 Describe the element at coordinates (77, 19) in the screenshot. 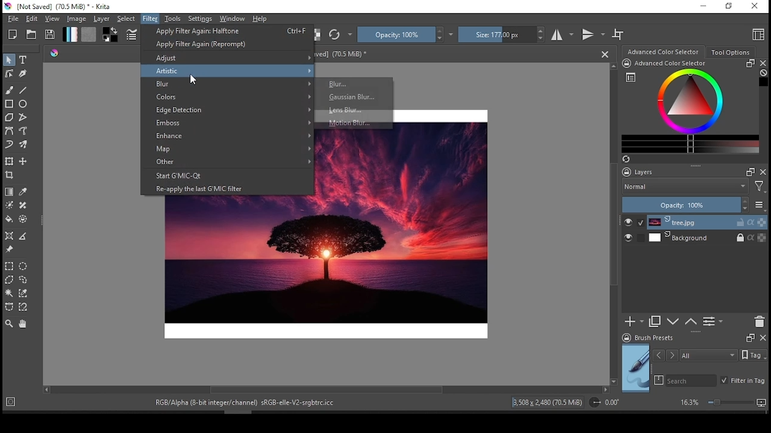

I see `image` at that location.